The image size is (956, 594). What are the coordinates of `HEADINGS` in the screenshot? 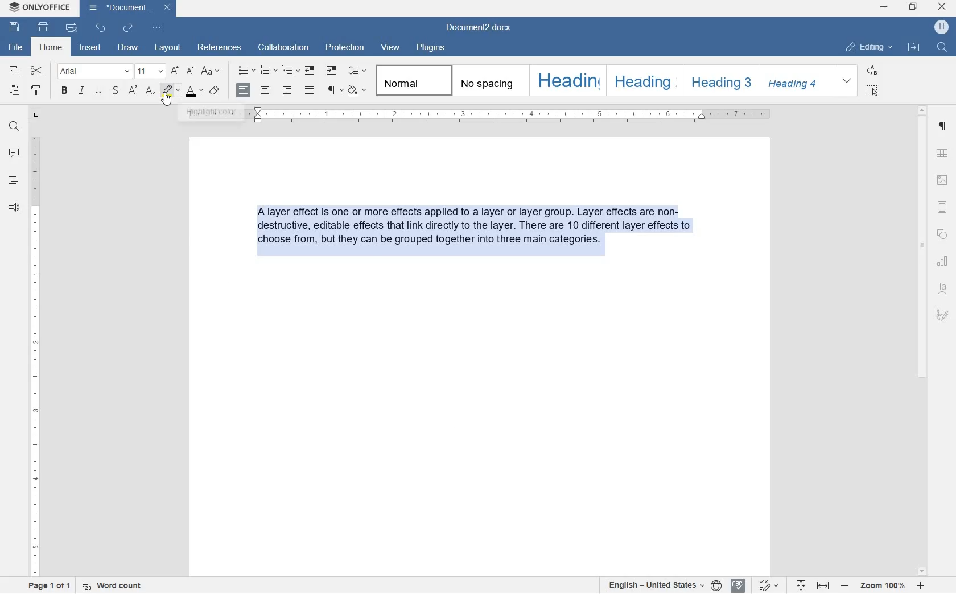 It's located at (12, 180).